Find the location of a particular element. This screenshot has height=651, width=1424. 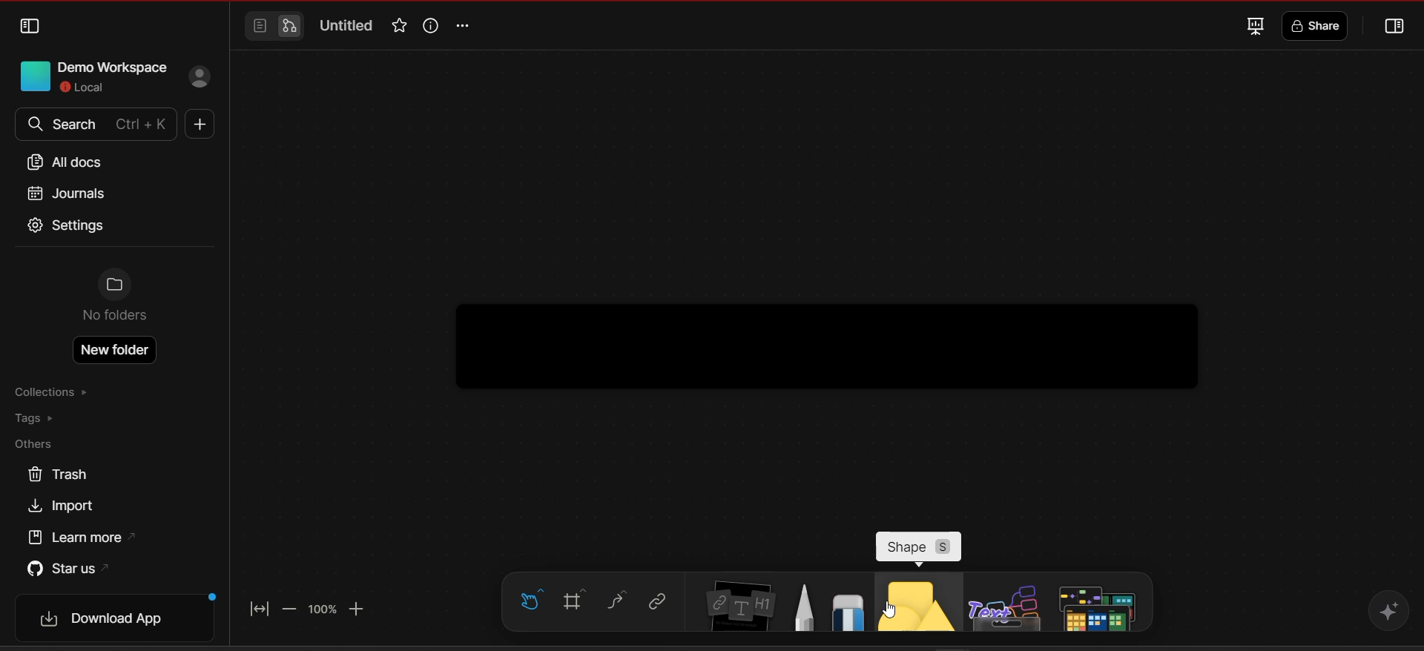

shape is located at coordinates (920, 547).